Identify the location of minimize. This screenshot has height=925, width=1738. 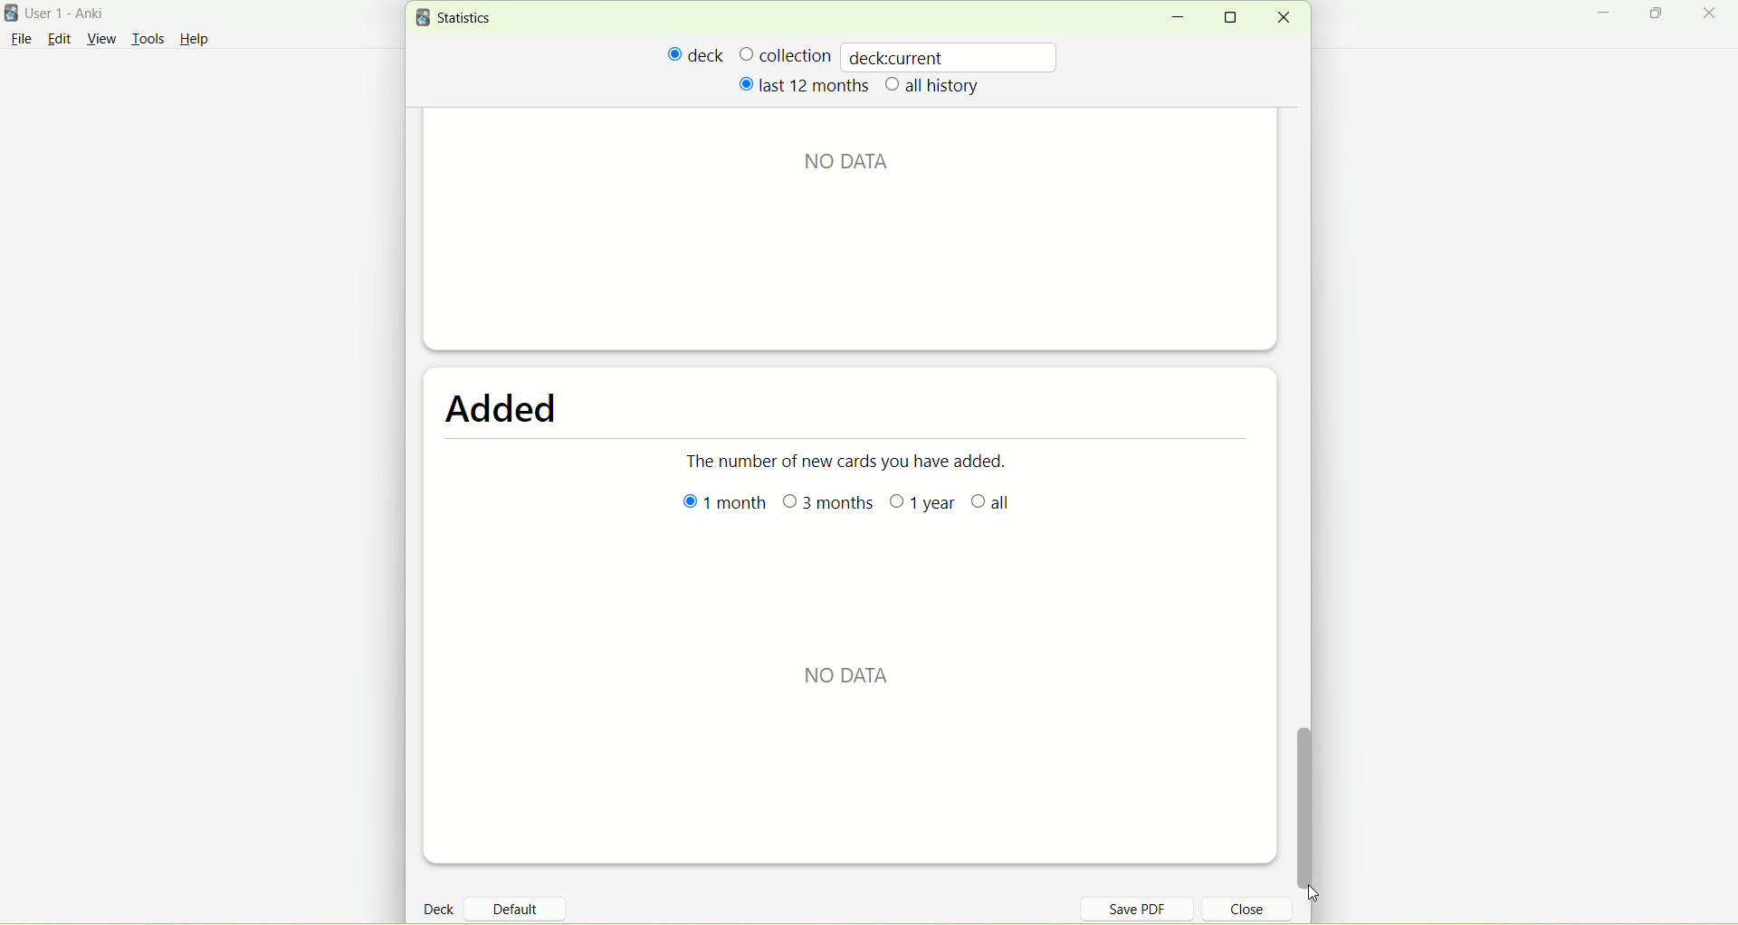
(1609, 15).